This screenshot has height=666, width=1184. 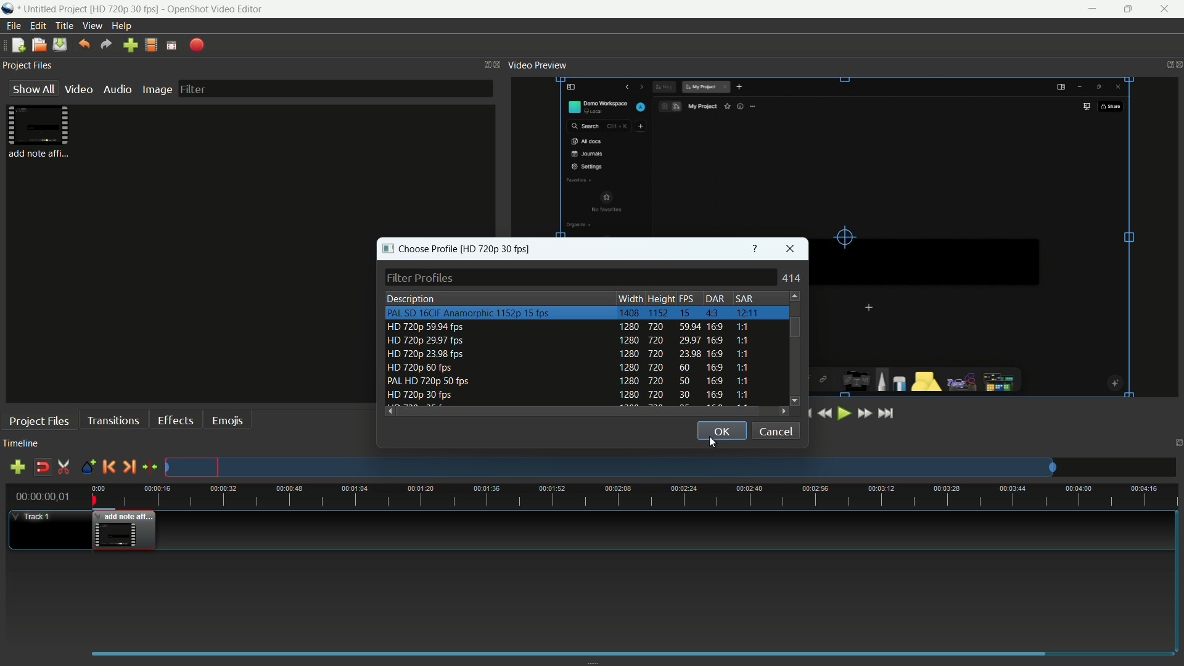 What do you see at coordinates (1091, 9) in the screenshot?
I see `minimize` at bounding box center [1091, 9].